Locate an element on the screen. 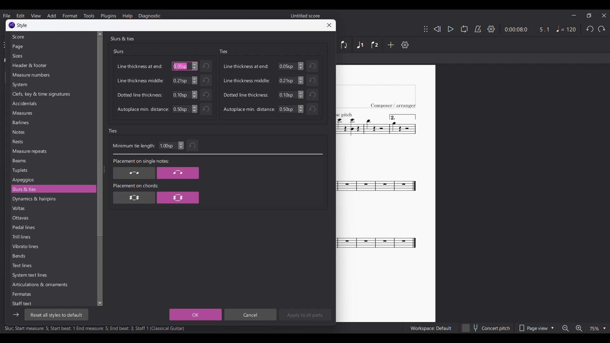  Close window is located at coordinates (329, 25).